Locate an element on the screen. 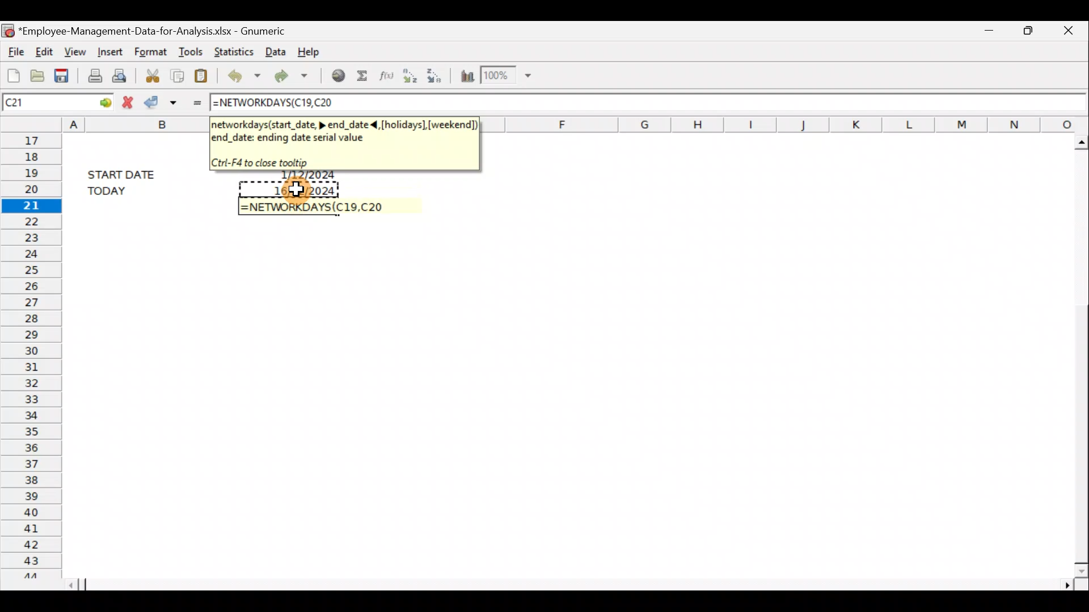 The height and width of the screenshot is (612, 1089). Enter formula is located at coordinates (195, 101).